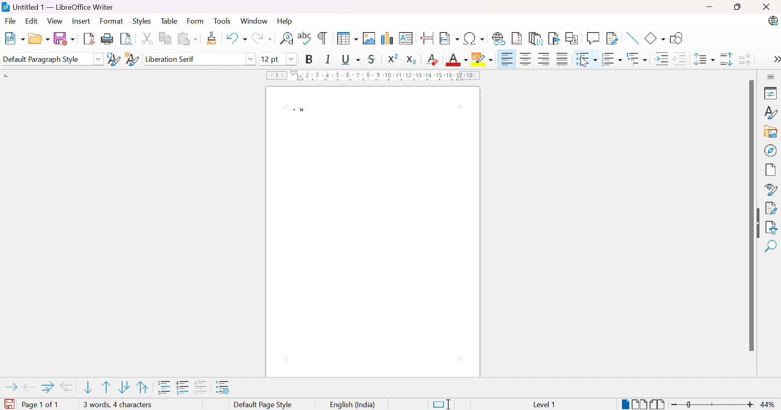 Image resolution: width=781 pixels, height=410 pixels. Describe the element at coordinates (88, 387) in the screenshot. I see `Move item down` at that location.